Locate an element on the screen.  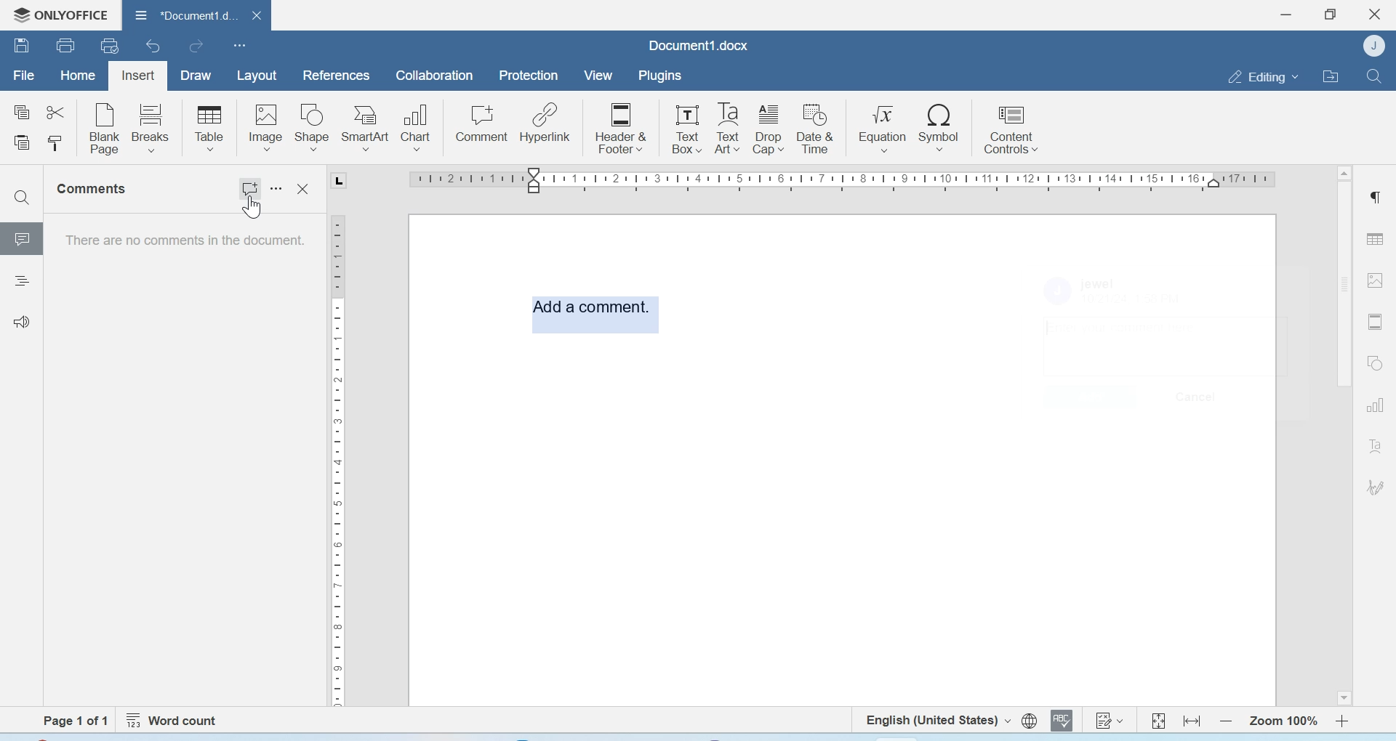
Insert is located at coordinates (137, 76).